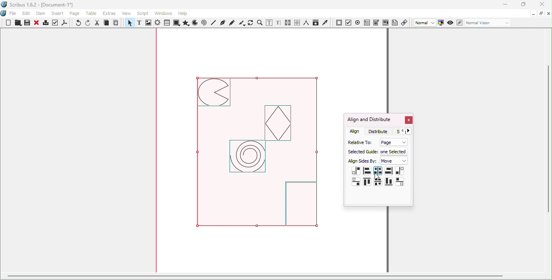  Describe the element at coordinates (251, 23) in the screenshot. I see `Rotate item` at that location.